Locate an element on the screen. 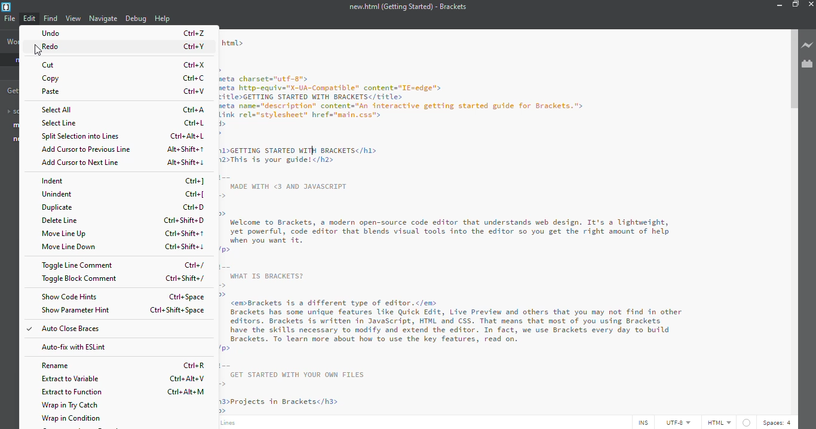 The height and width of the screenshot is (429, 816). ctrl+alt+l is located at coordinates (191, 137).